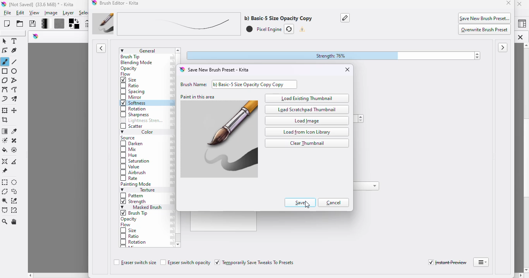  What do you see at coordinates (136, 213) in the screenshot?
I see `brush tip` at bounding box center [136, 213].